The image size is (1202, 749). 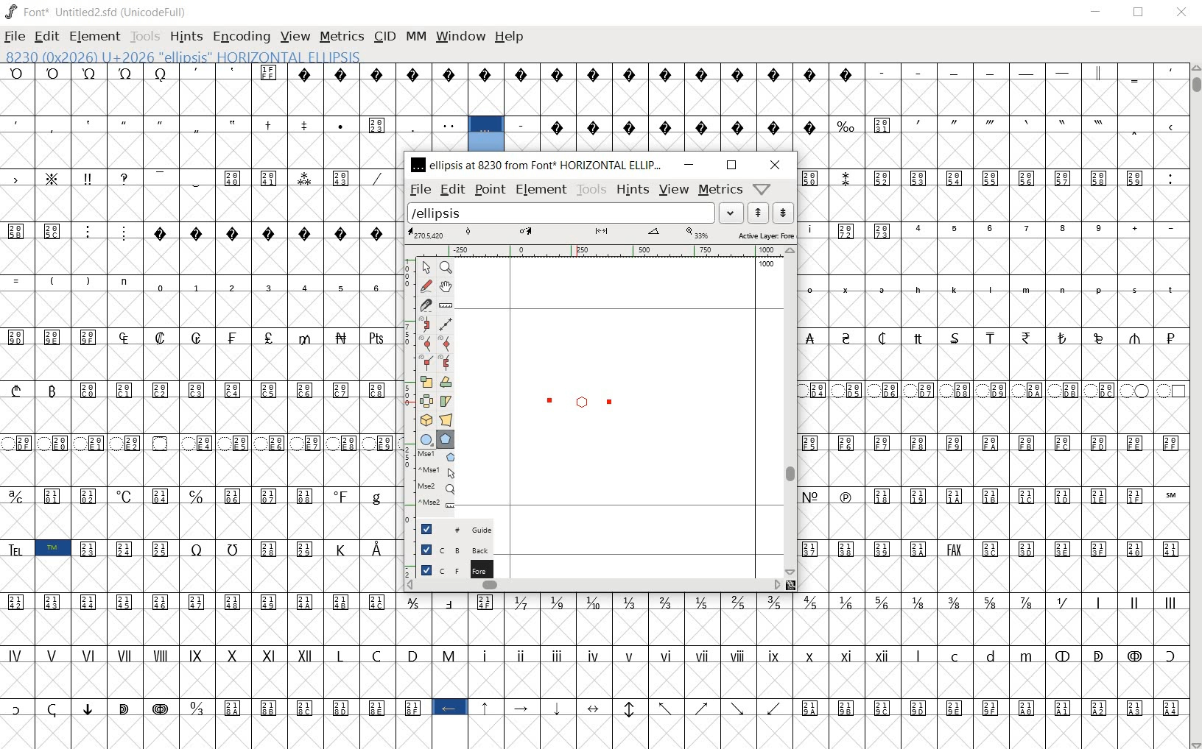 I want to click on skew the selection, so click(x=447, y=401).